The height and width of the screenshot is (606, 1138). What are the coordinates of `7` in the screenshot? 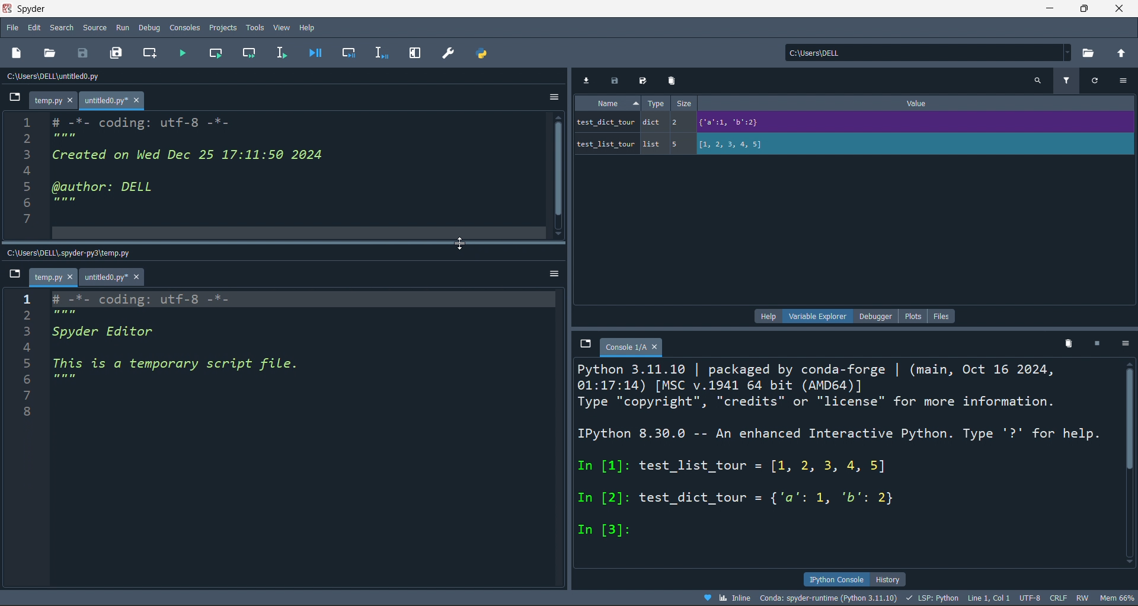 It's located at (33, 218).